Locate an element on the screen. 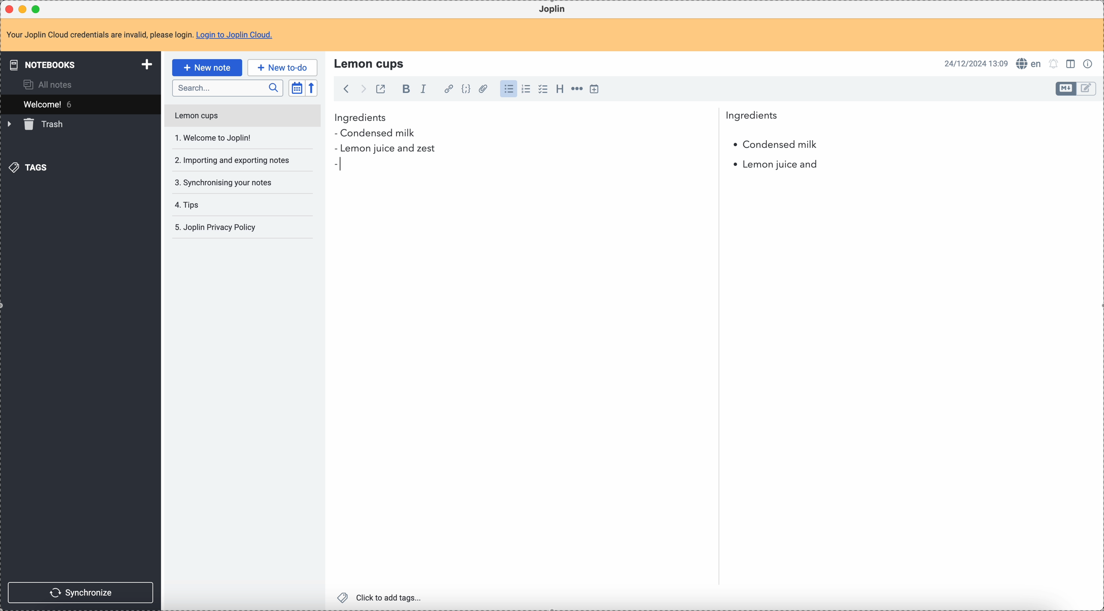 This screenshot has height=611, width=1104. foward is located at coordinates (362, 89).